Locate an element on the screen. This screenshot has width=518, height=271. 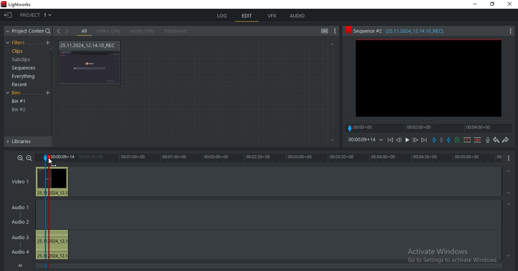
show settings menu is located at coordinates (335, 32).